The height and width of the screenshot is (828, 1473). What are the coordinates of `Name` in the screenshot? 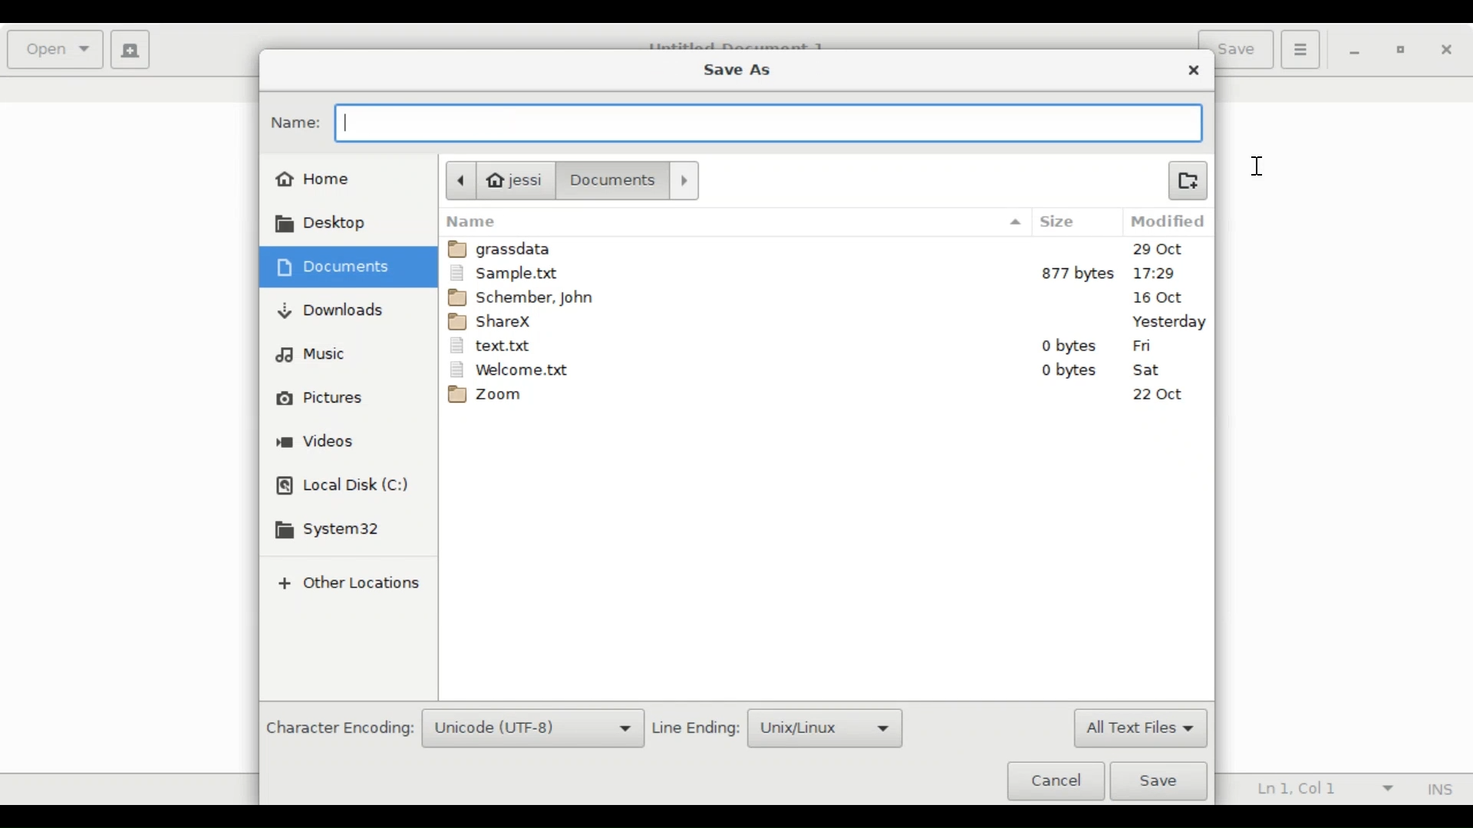 It's located at (296, 123).